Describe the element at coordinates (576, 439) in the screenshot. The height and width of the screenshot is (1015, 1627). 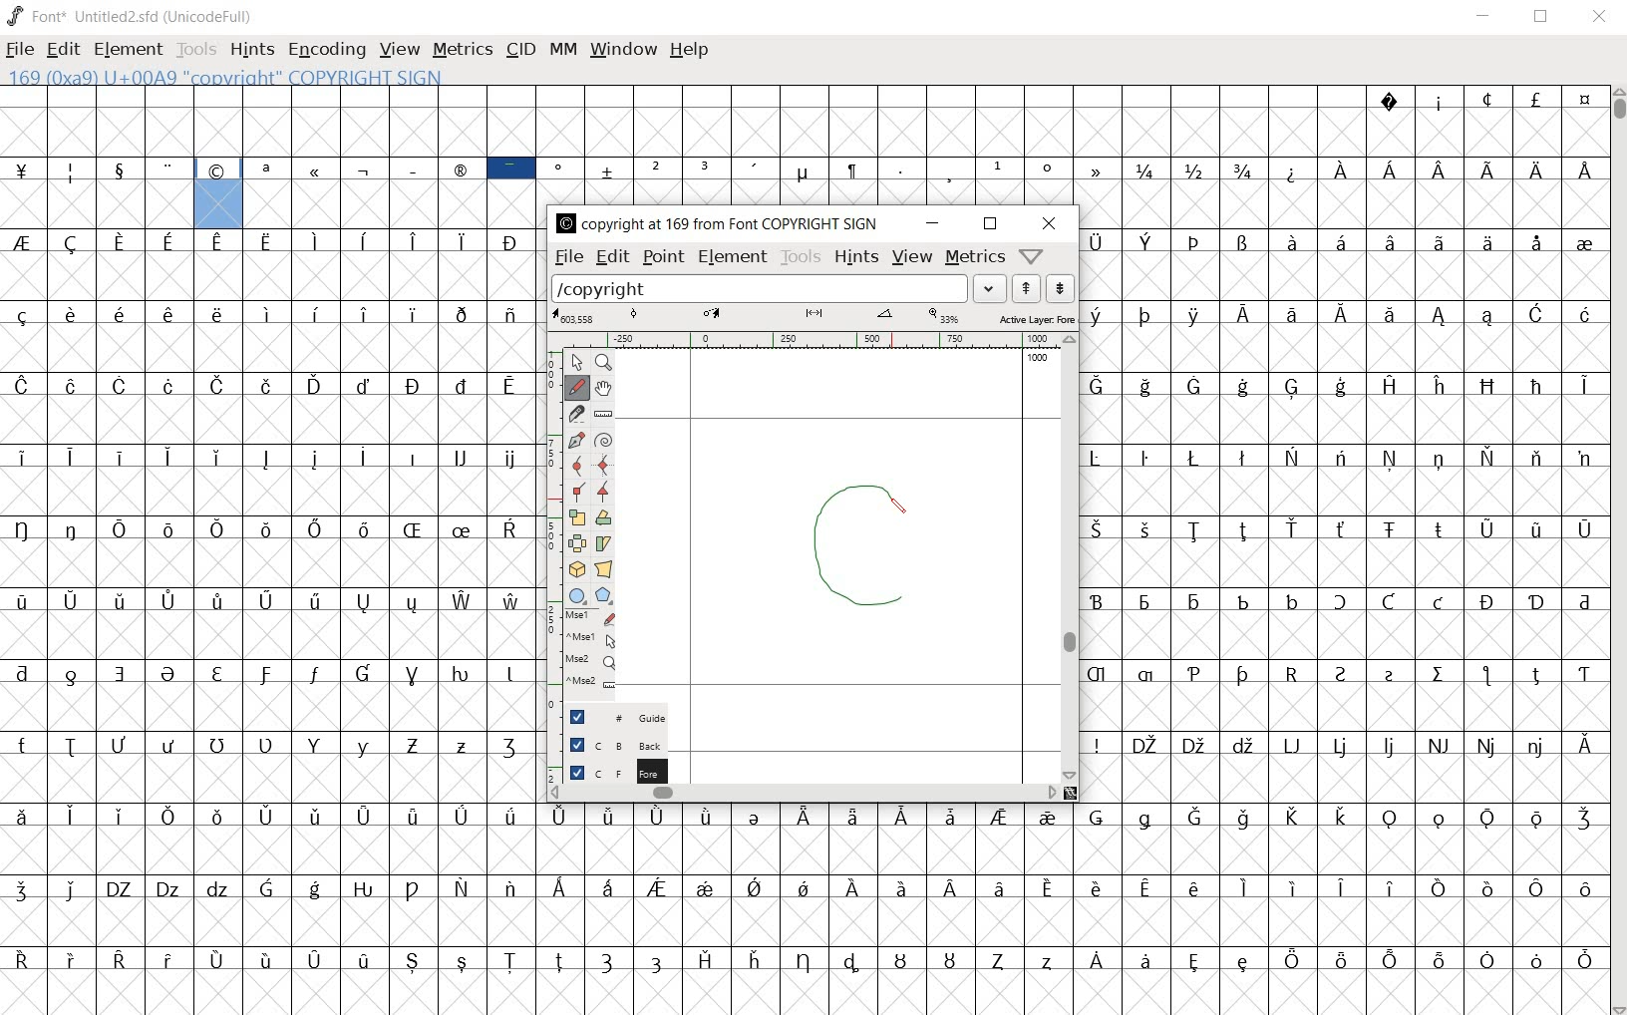
I see `add a point, then drag out its control points` at that location.